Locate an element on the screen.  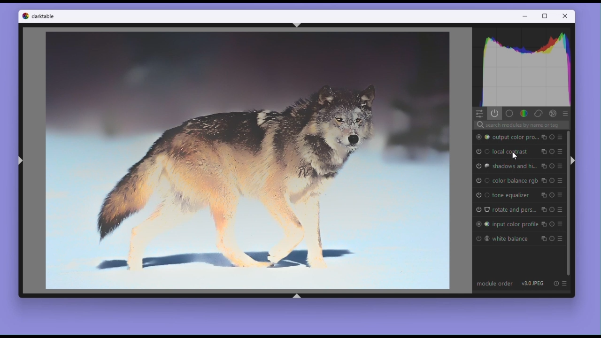
shift+ctrl+b is located at coordinates (297, 296).